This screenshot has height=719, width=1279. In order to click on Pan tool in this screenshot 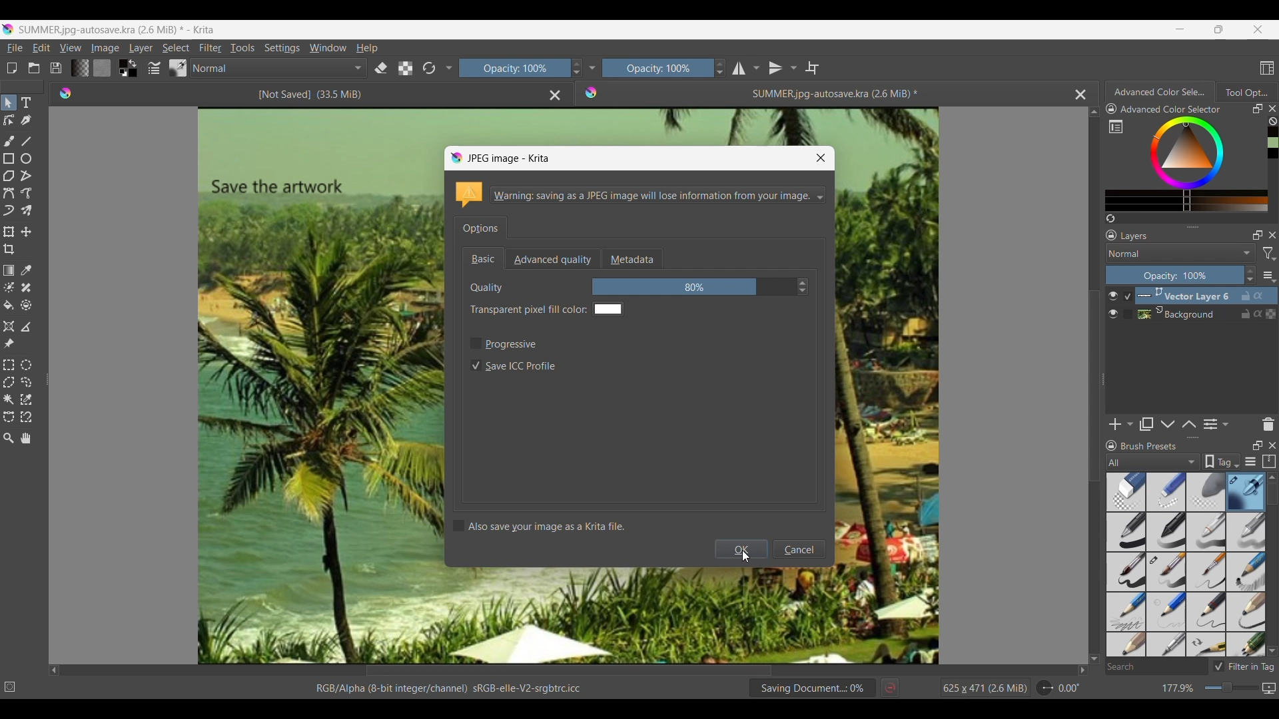, I will do `click(25, 438)`.